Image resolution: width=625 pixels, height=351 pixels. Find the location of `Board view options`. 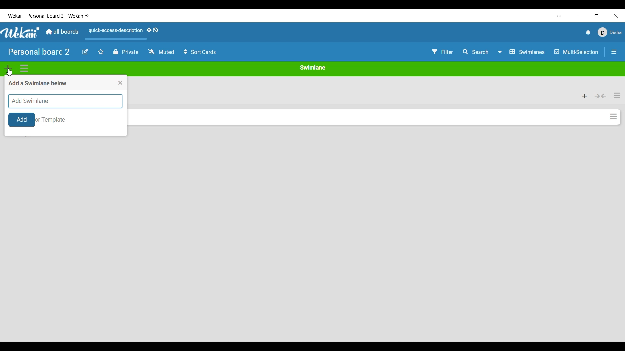

Board view options is located at coordinates (521, 52).